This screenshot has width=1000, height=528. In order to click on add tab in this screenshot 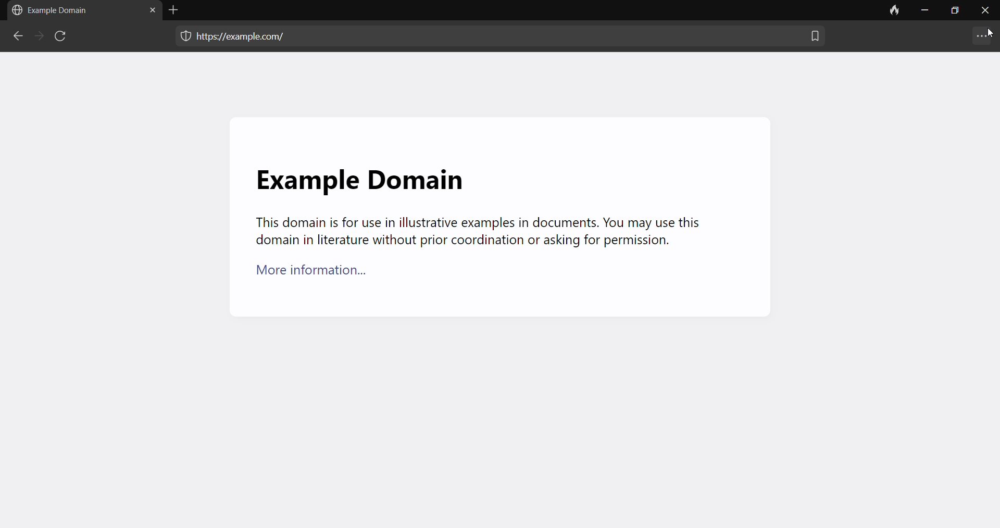, I will do `click(176, 10)`.